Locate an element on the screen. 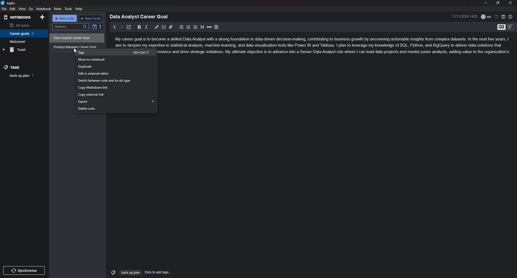 The width and height of the screenshot is (517, 278). go is located at coordinates (31, 9).